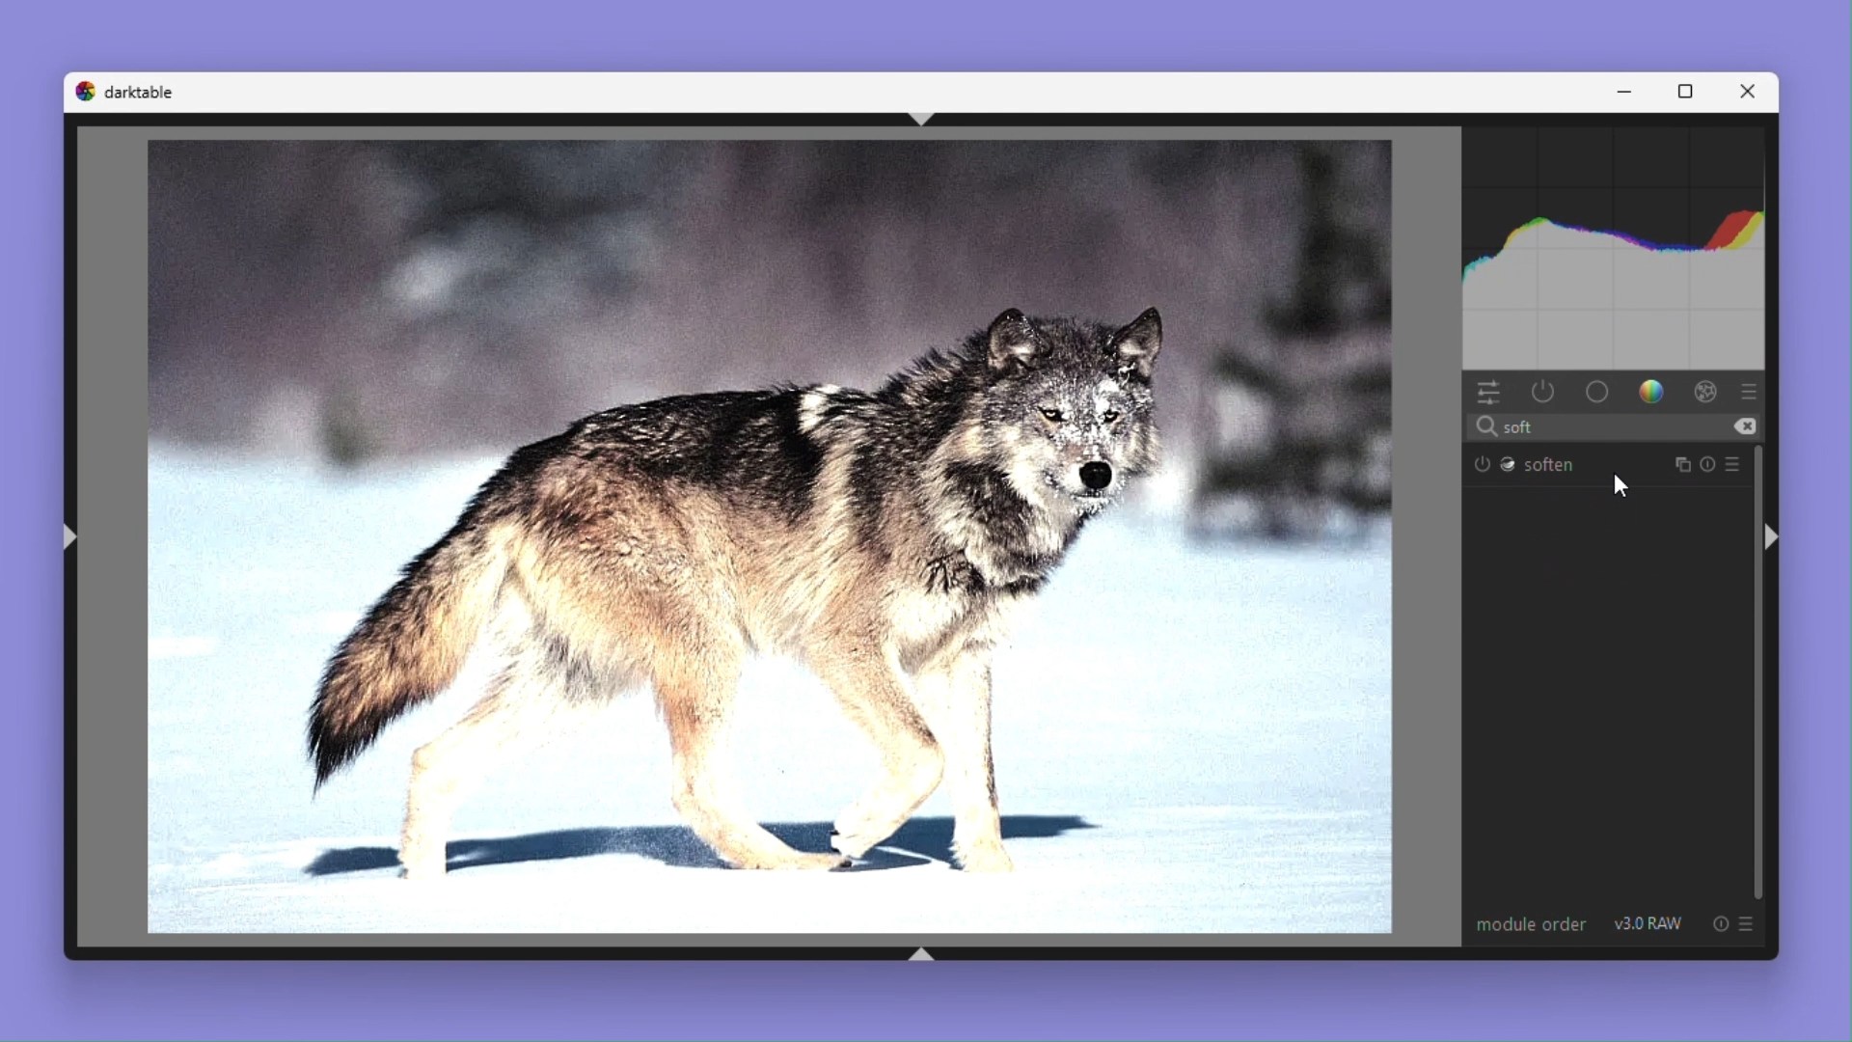  What do you see at coordinates (1748, 922) in the screenshot?
I see `preset ` at bounding box center [1748, 922].